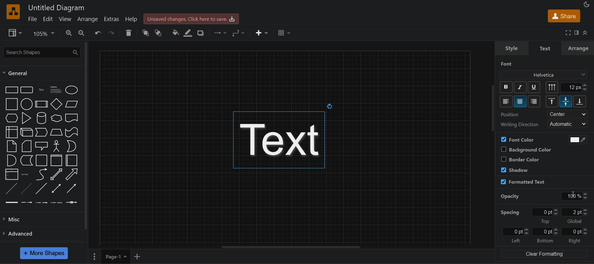  What do you see at coordinates (534, 101) in the screenshot?
I see `right` at bounding box center [534, 101].